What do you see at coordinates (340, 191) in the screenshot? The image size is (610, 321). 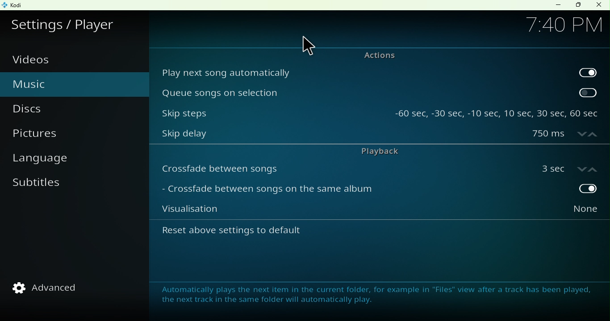 I see `Crossfade between songs on the same album` at bounding box center [340, 191].